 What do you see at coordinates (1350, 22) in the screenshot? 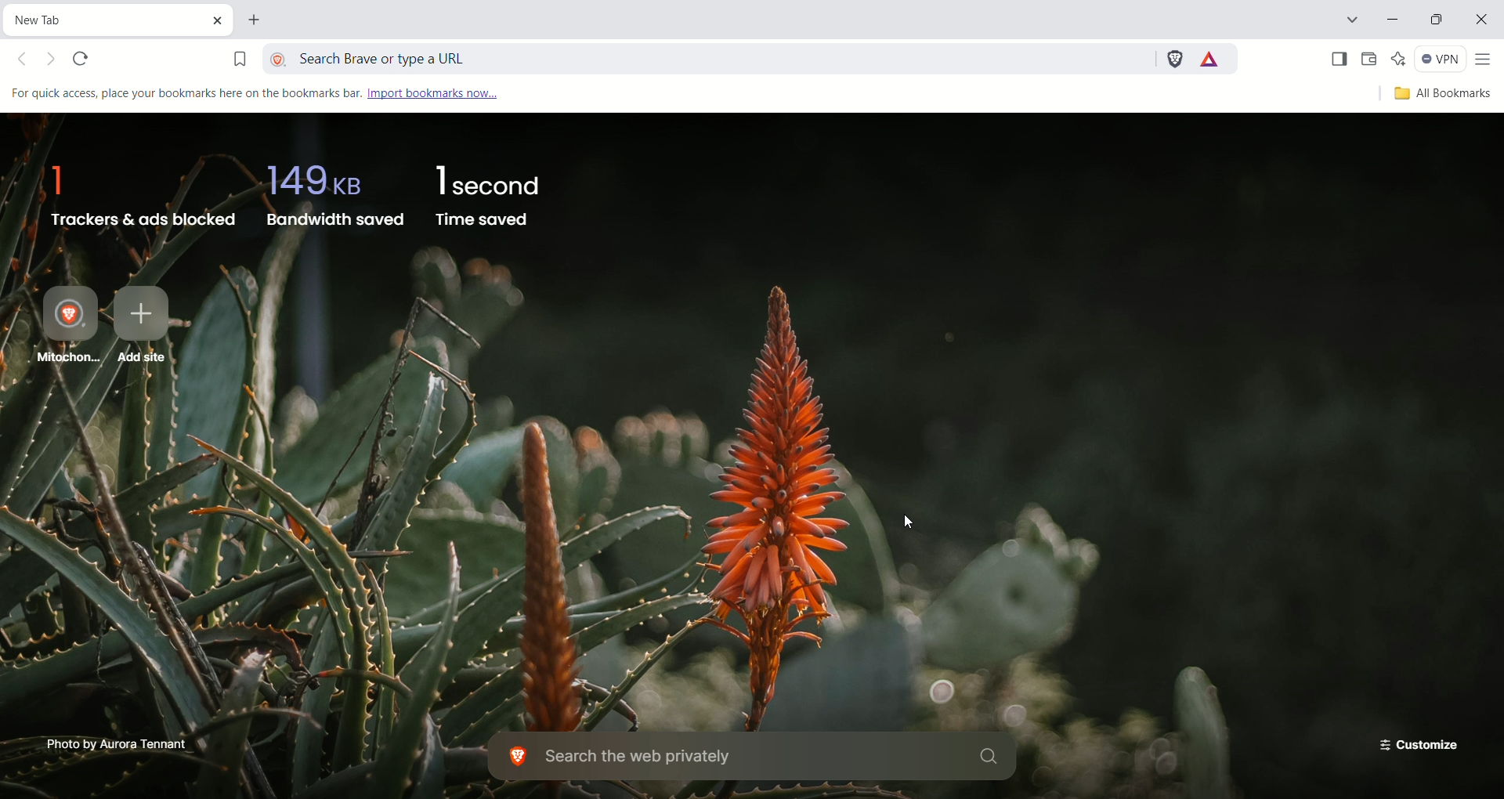
I see `search tabs` at bounding box center [1350, 22].